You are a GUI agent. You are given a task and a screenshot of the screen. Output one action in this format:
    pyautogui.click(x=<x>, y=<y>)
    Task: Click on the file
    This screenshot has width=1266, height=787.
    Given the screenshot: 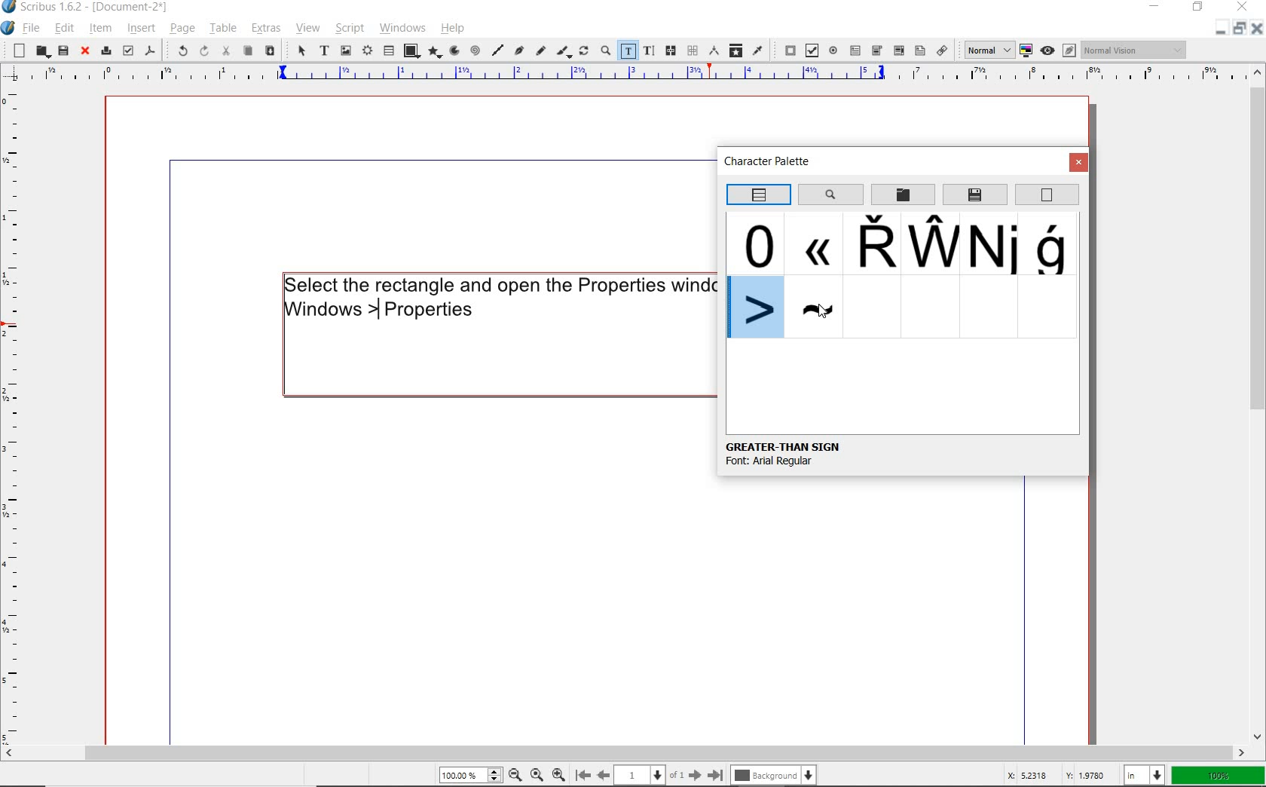 What is the action you would take?
    pyautogui.click(x=33, y=28)
    